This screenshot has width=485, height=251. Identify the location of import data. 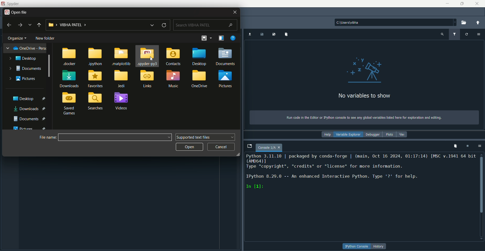
(250, 35).